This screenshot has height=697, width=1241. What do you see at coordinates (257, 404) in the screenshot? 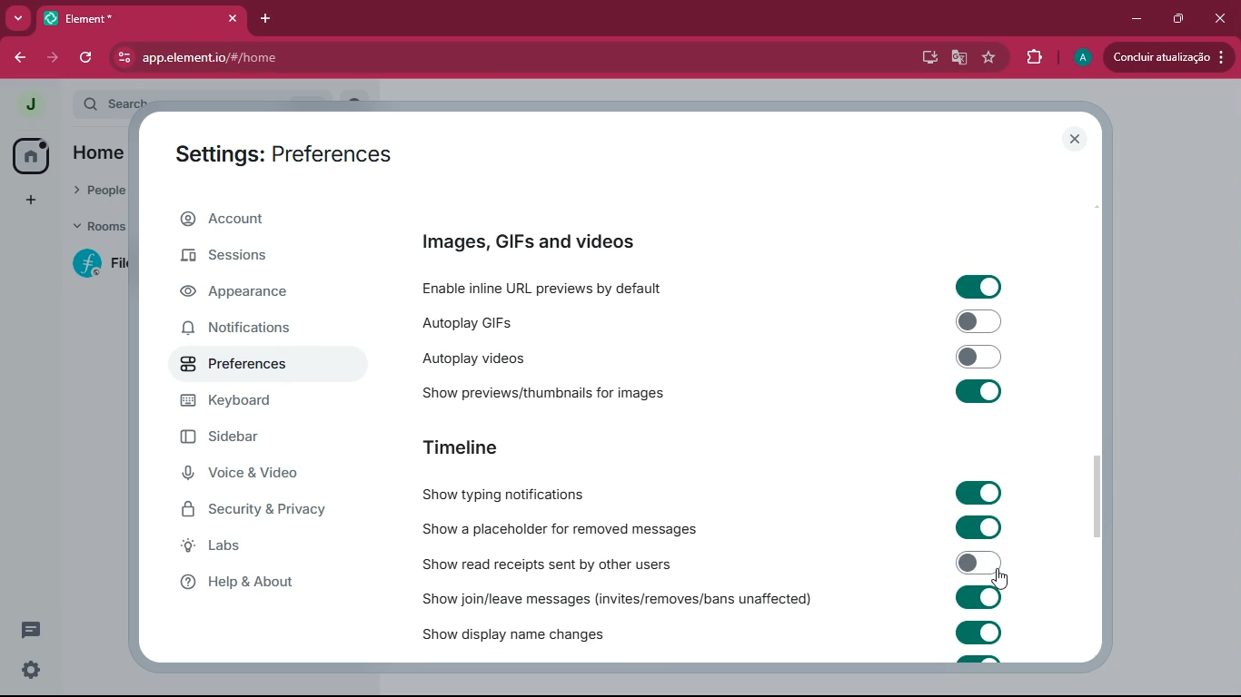
I see `keyboard` at bounding box center [257, 404].